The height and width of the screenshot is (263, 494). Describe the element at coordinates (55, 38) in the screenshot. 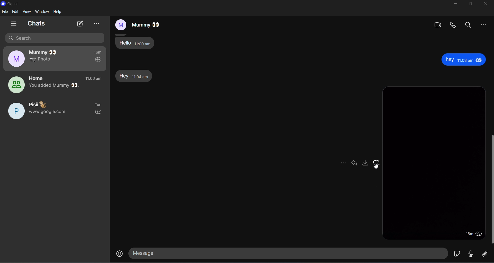

I see `search` at that location.